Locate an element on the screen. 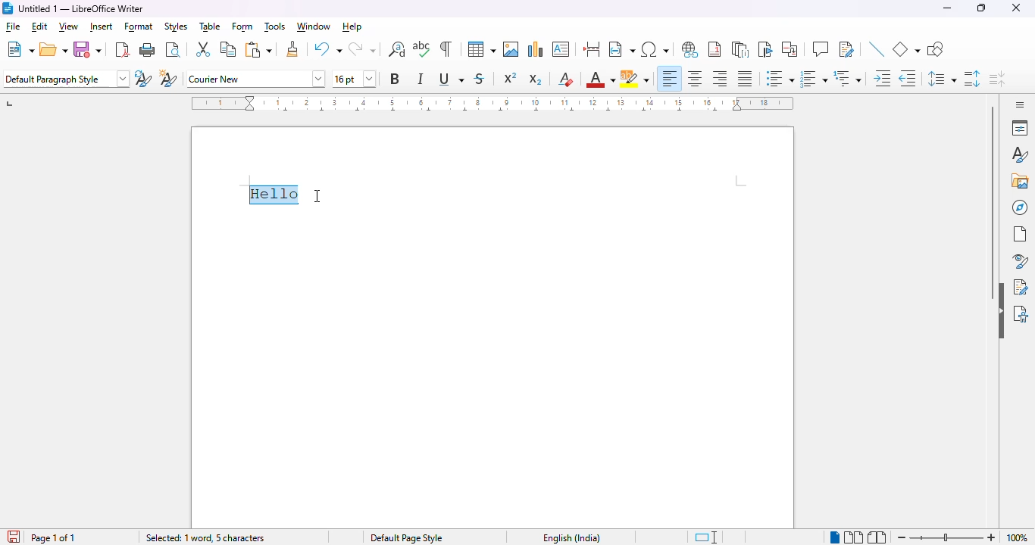 Image resolution: width=1035 pixels, height=545 pixels. styles is located at coordinates (175, 26).